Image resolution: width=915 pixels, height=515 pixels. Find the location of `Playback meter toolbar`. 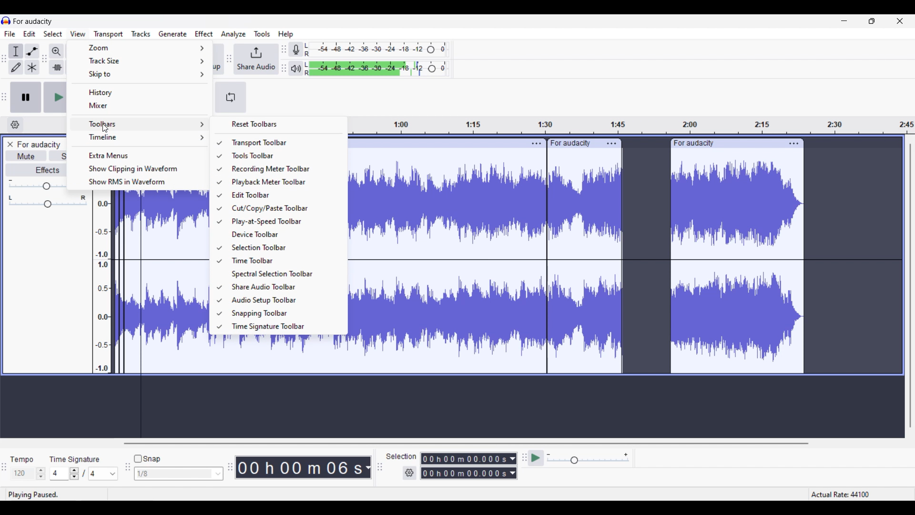

Playback meter toolbar is located at coordinates (283, 182).